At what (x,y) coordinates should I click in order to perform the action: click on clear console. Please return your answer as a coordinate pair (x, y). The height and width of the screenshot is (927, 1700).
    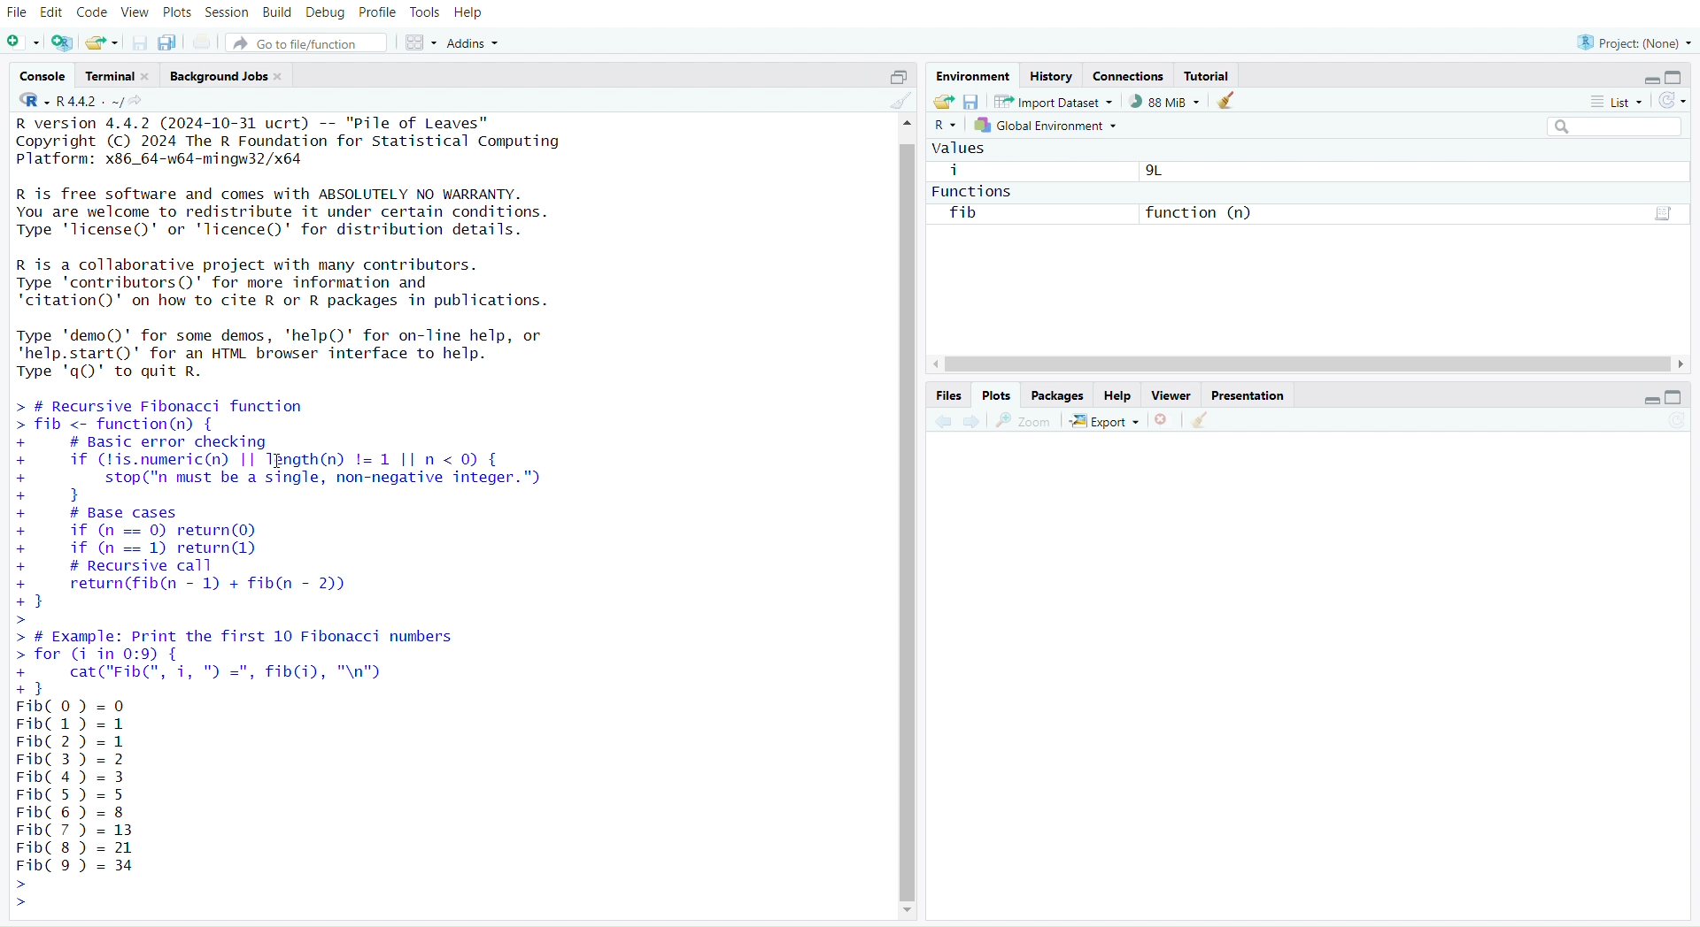
    Looking at the image, I should click on (899, 102).